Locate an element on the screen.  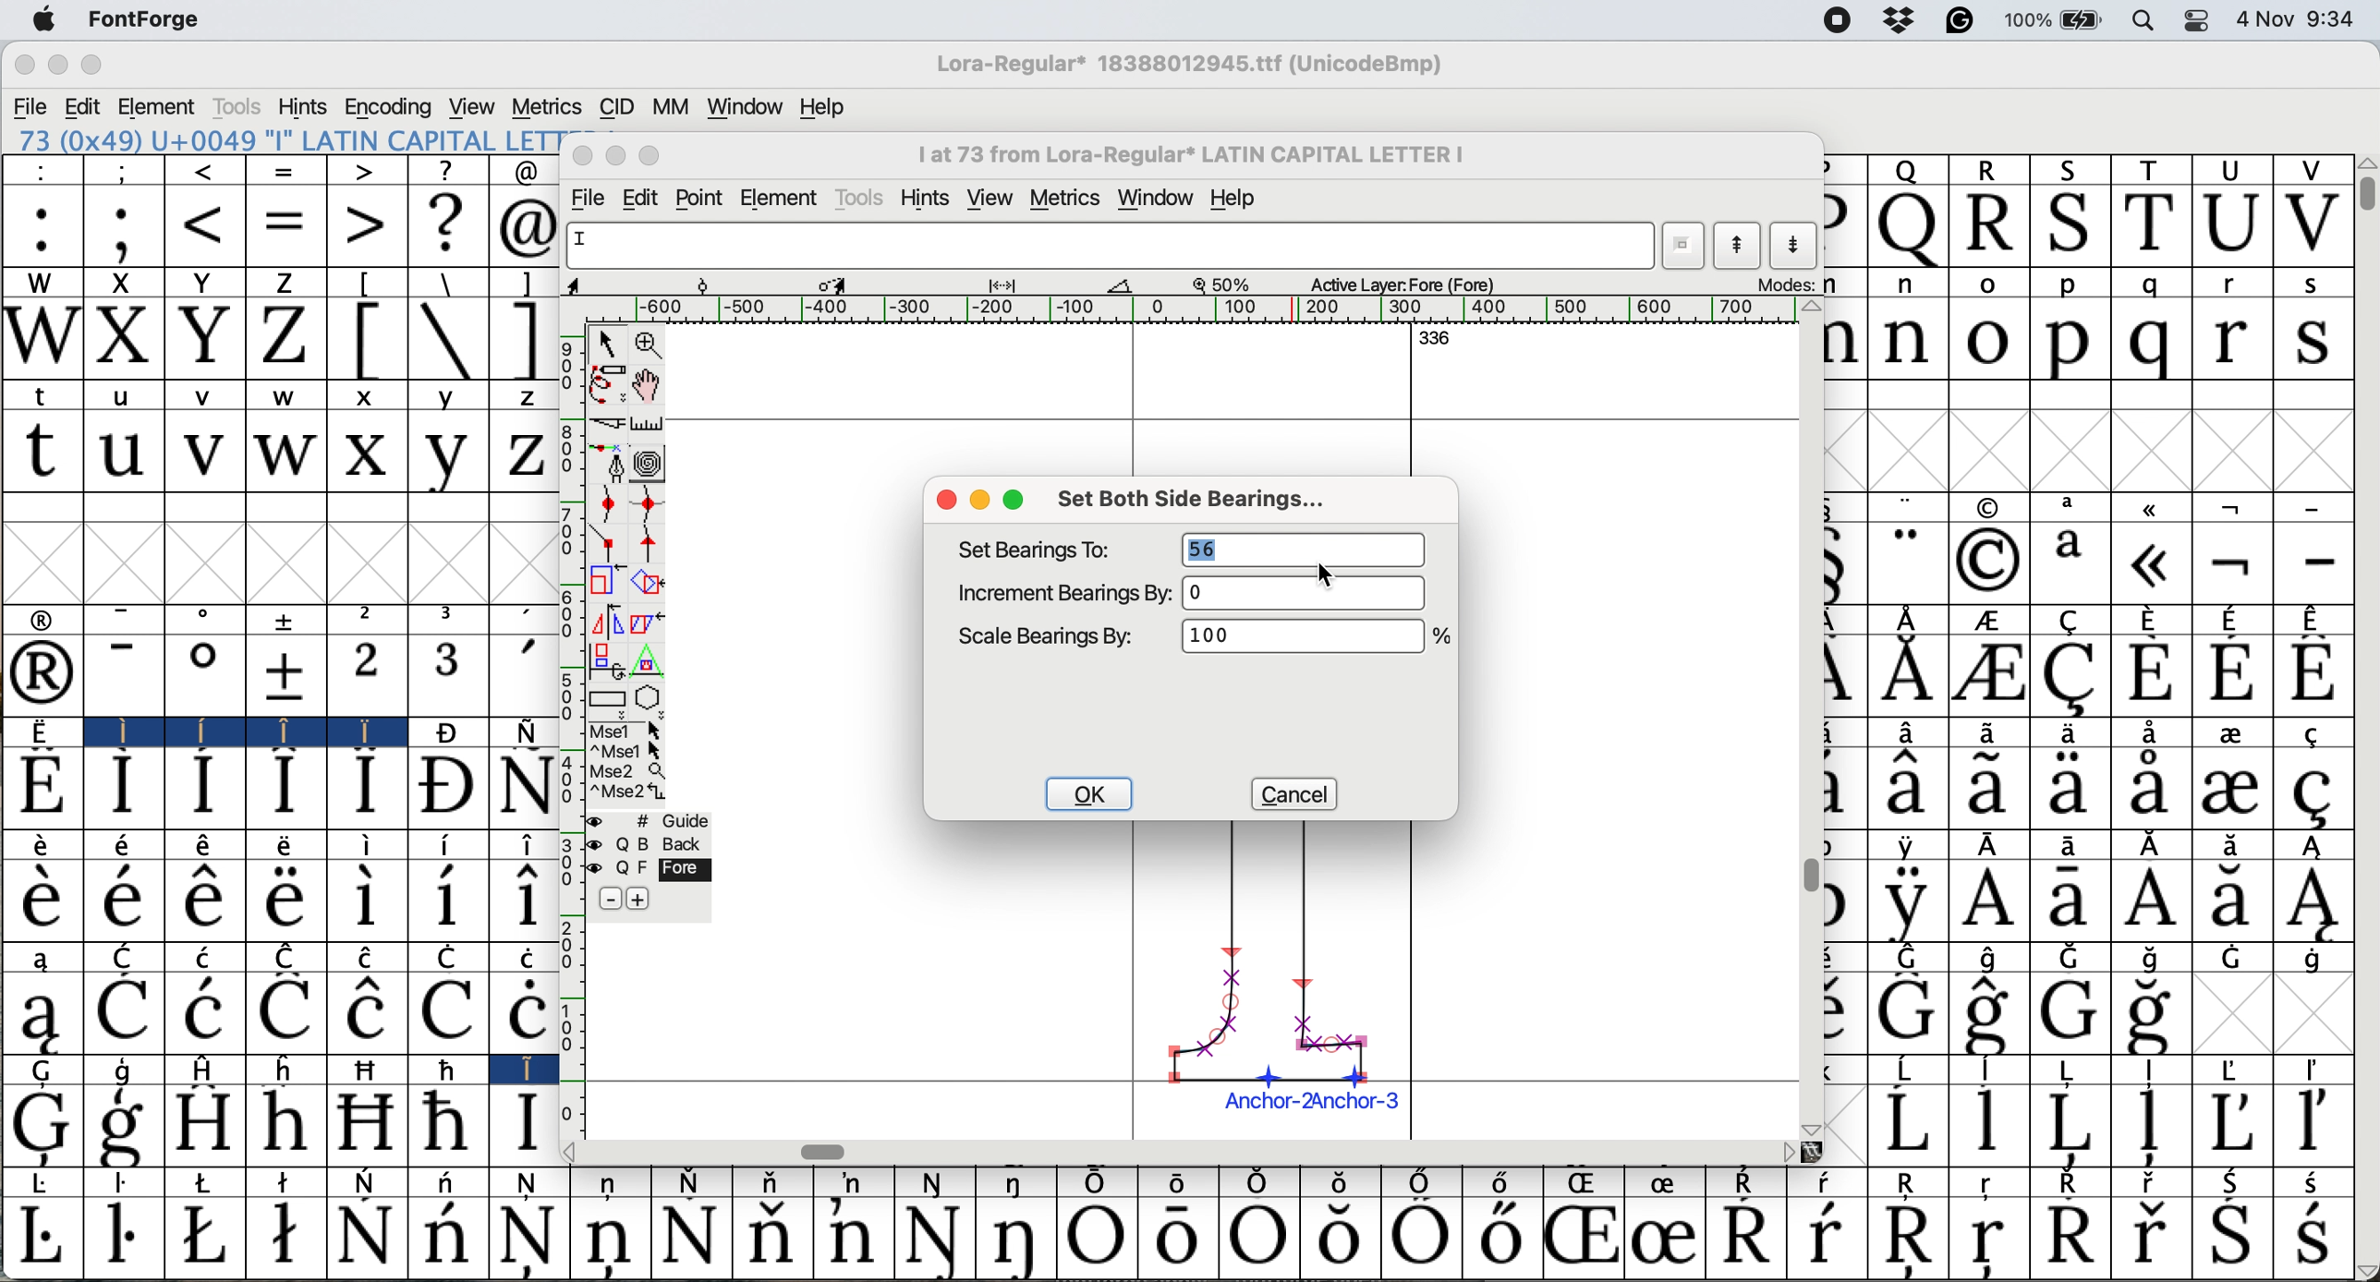
scale the selection is located at coordinates (601, 581).